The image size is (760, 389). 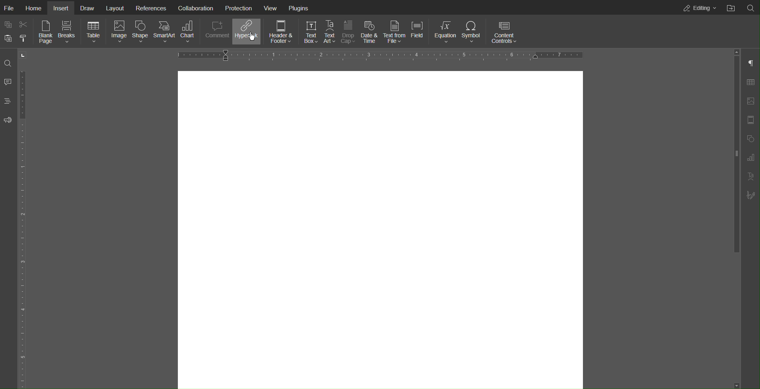 I want to click on Horizontal Ruler, so click(x=378, y=55).